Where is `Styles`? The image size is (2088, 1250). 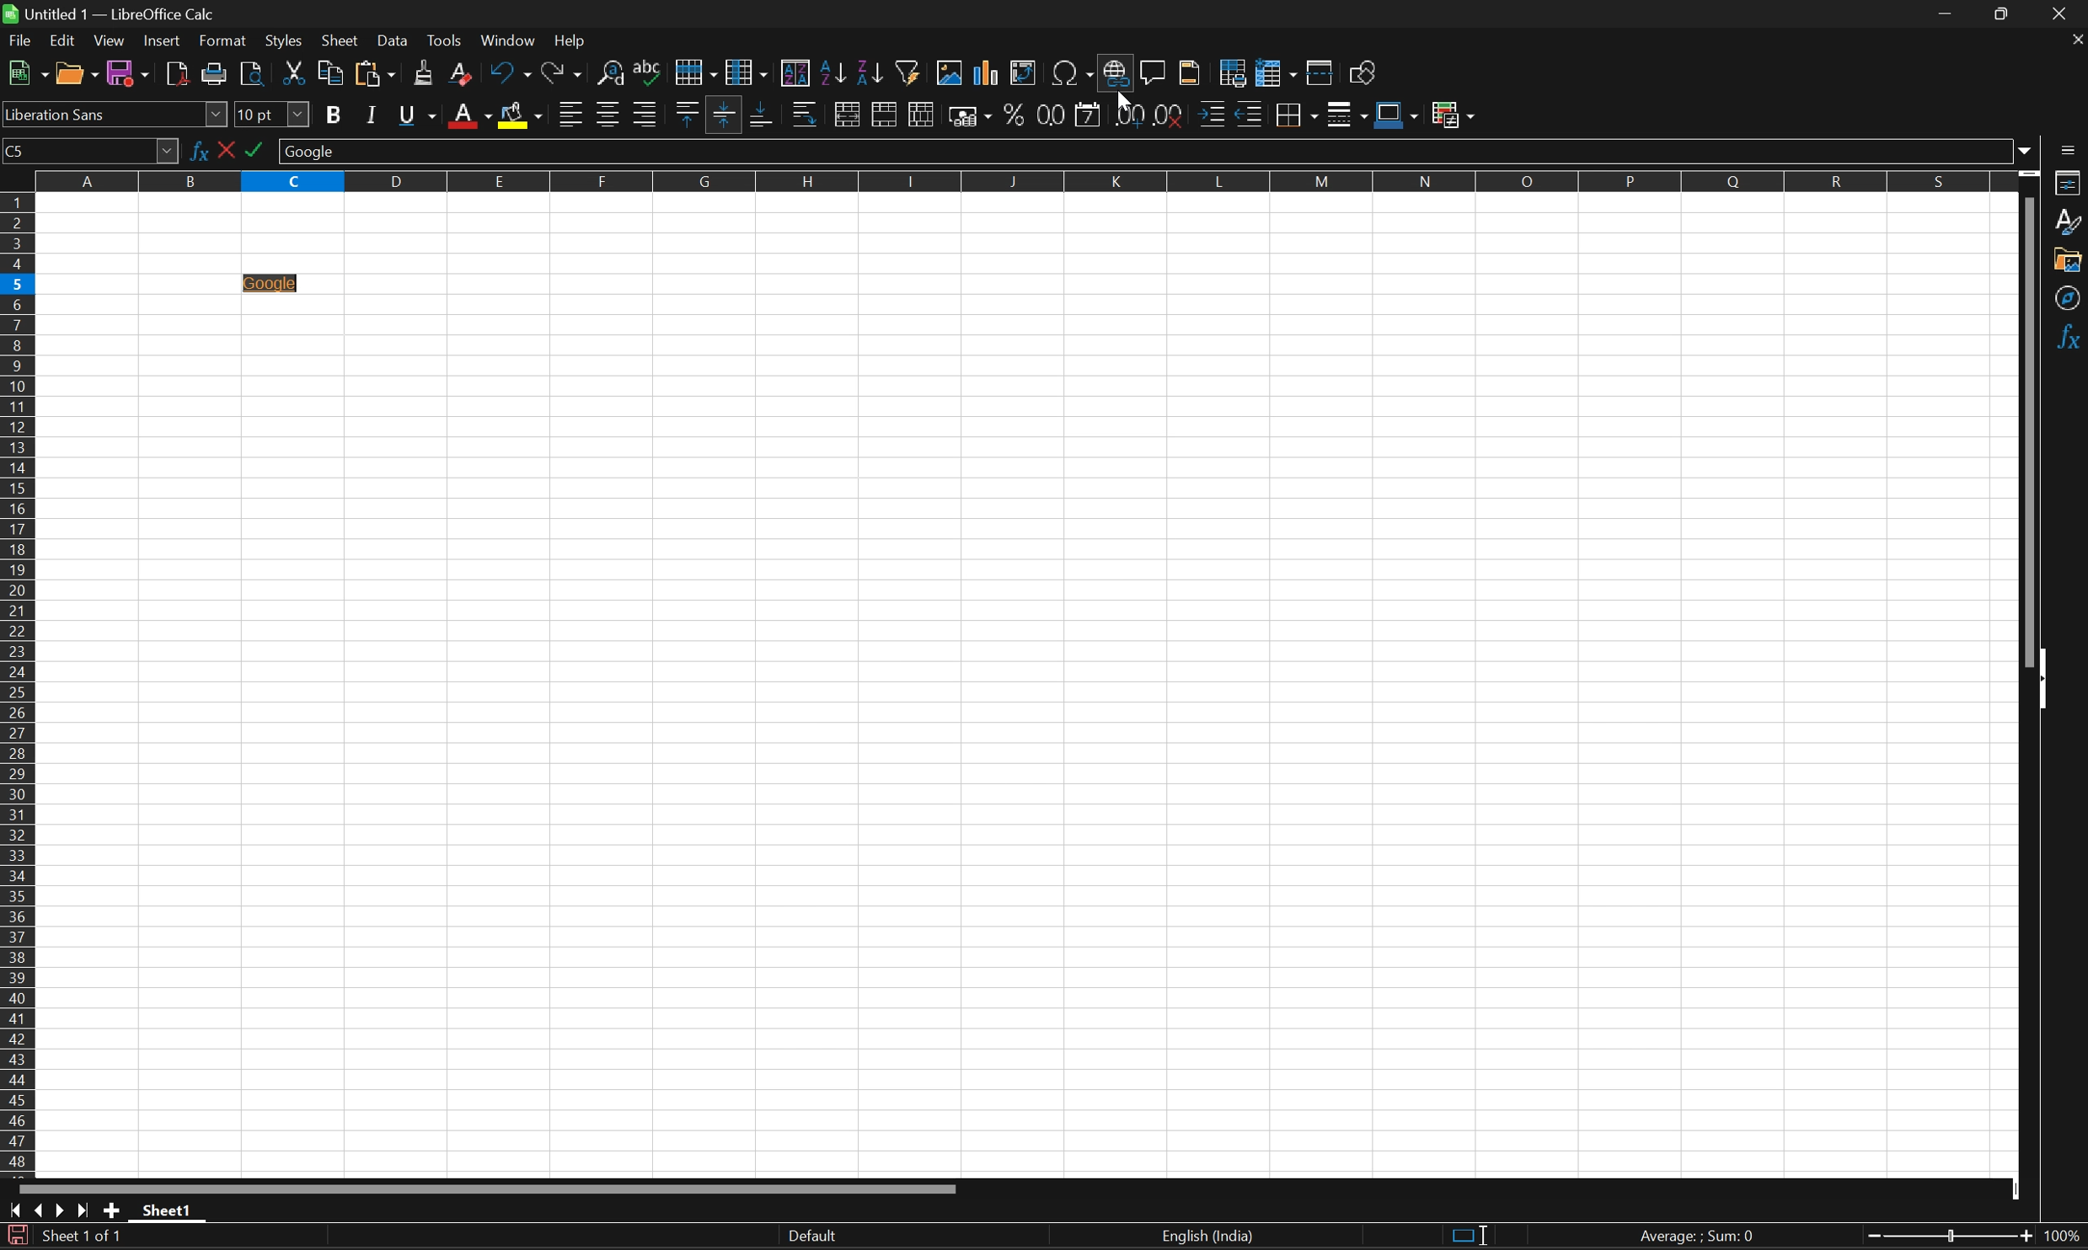 Styles is located at coordinates (285, 43).